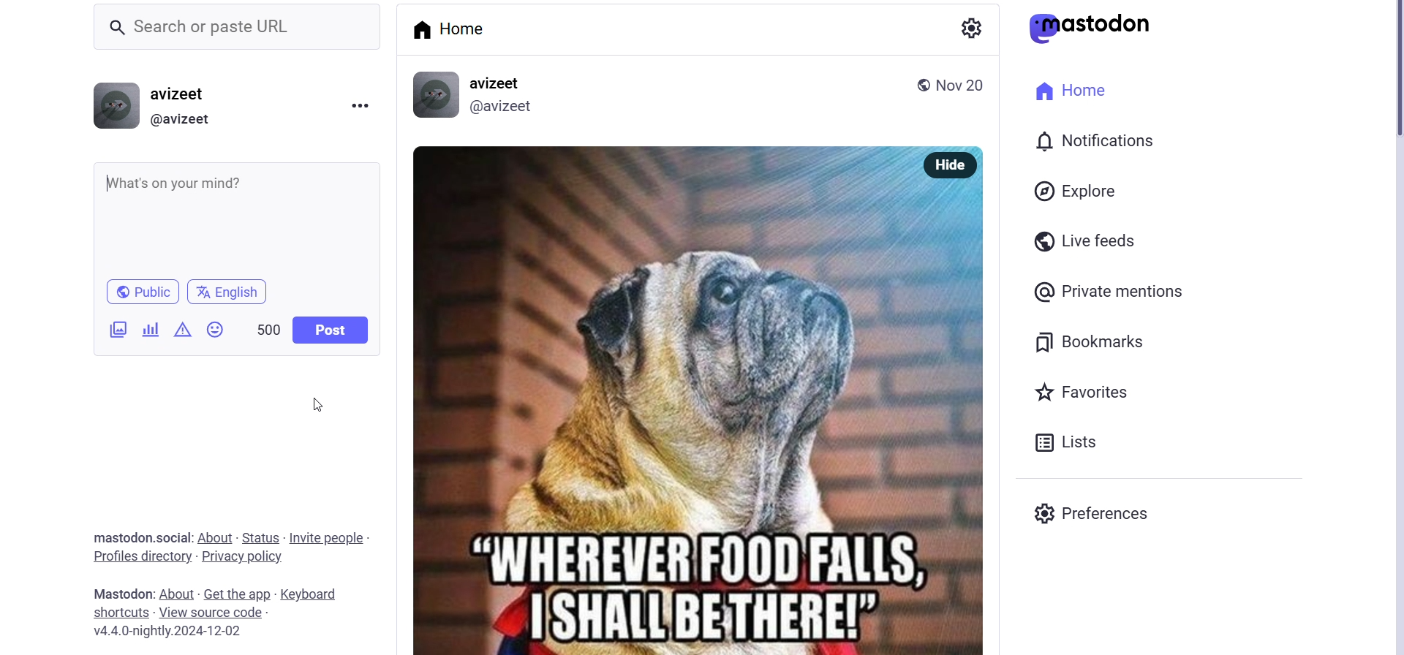 This screenshot has width=1404, height=655. Describe the element at coordinates (181, 121) in the screenshot. I see `@avizeet` at that location.